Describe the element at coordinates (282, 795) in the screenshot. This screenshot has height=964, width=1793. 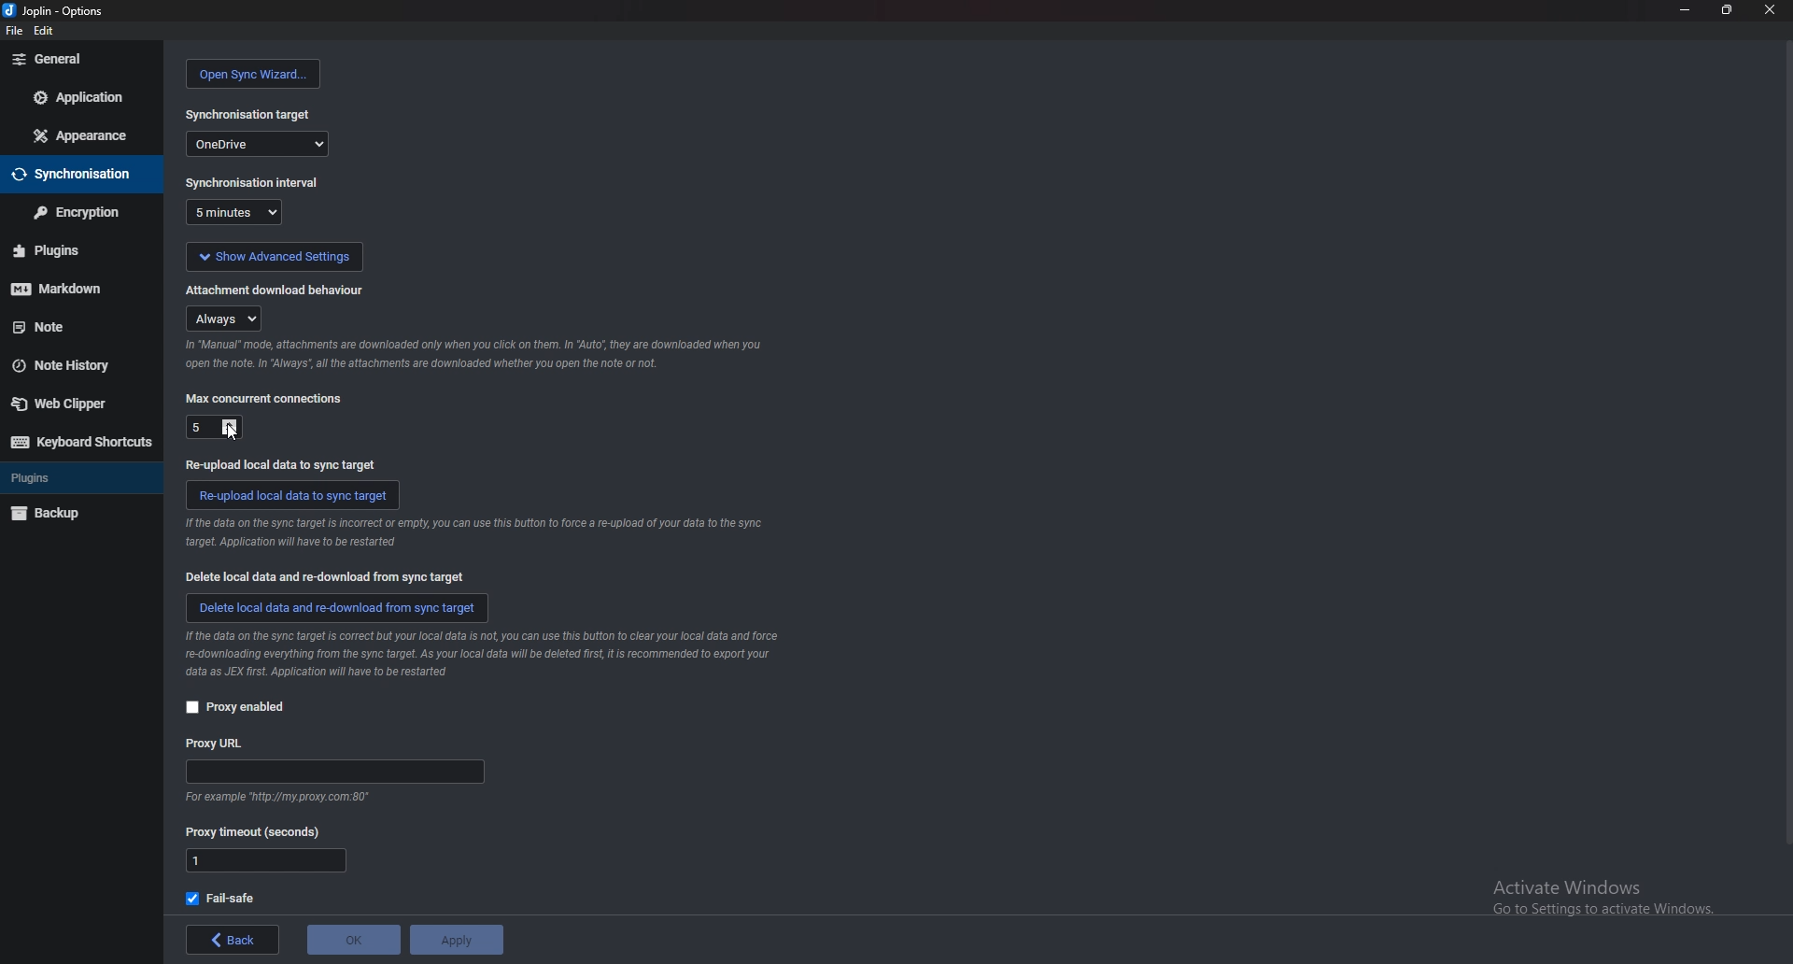
I see `info` at that location.